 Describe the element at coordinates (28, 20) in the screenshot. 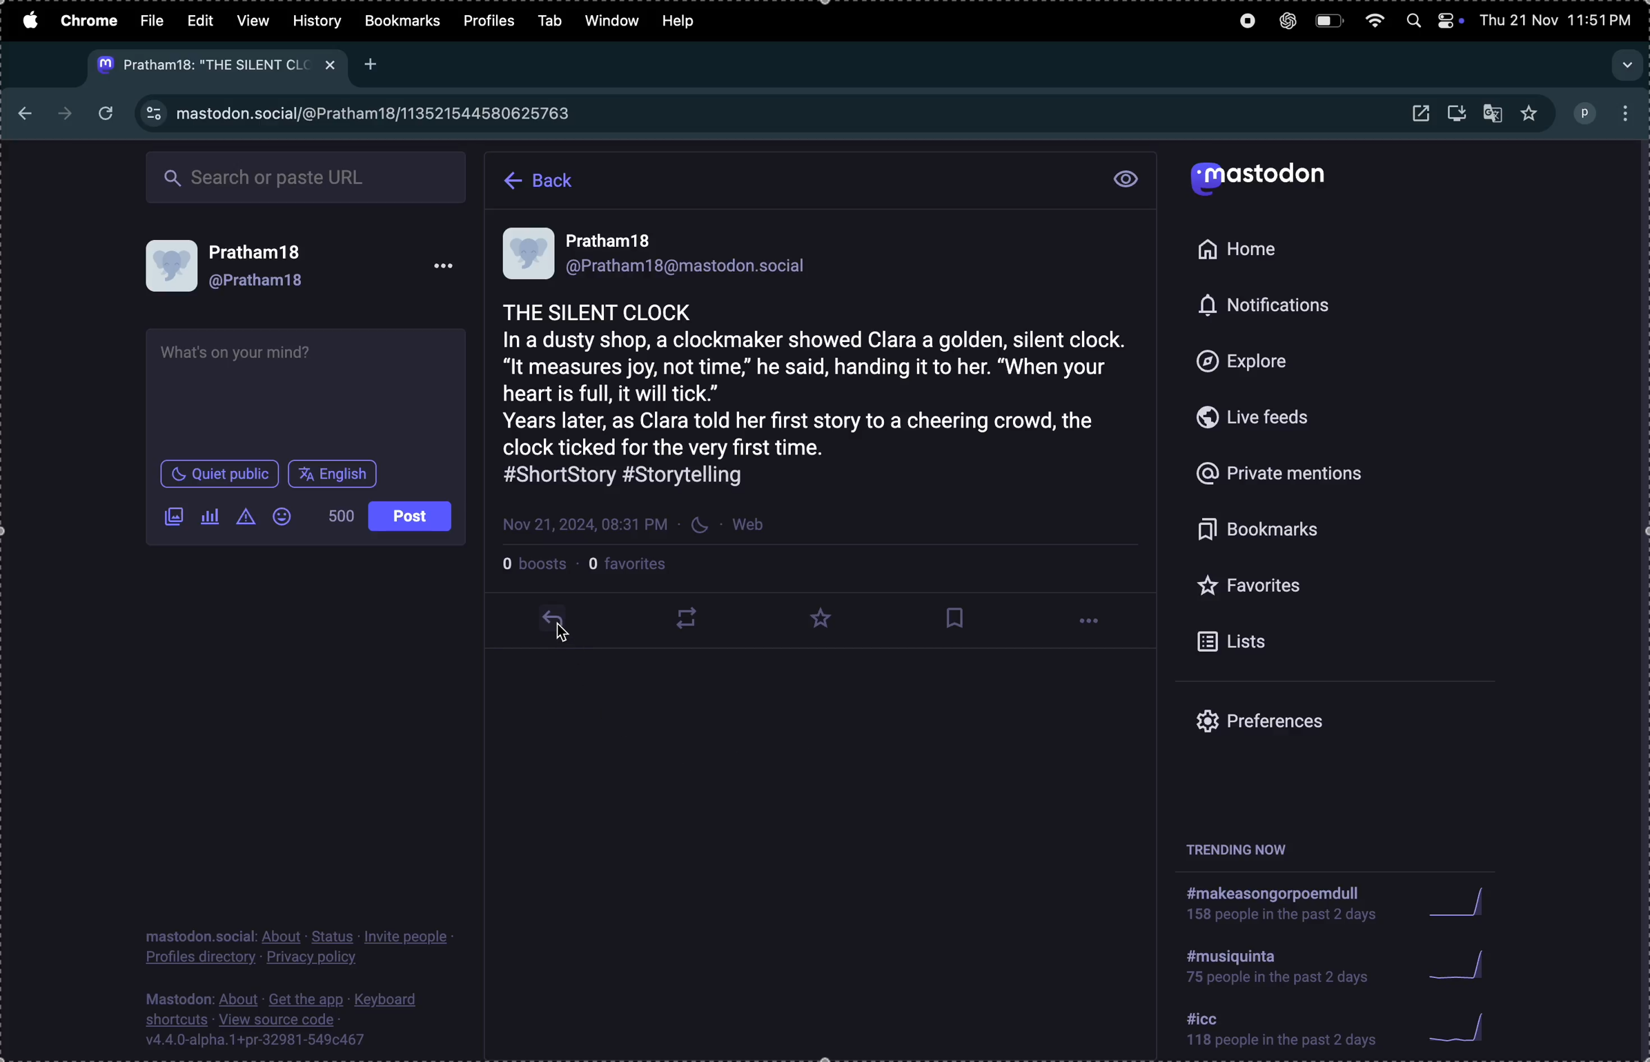

I see `apple menu` at that location.